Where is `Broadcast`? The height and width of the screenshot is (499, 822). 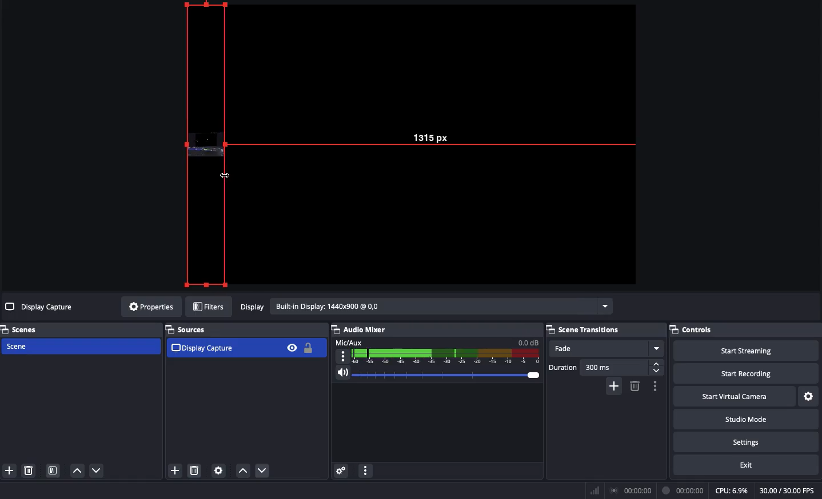
Broadcast is located at coordinates (633, 491).